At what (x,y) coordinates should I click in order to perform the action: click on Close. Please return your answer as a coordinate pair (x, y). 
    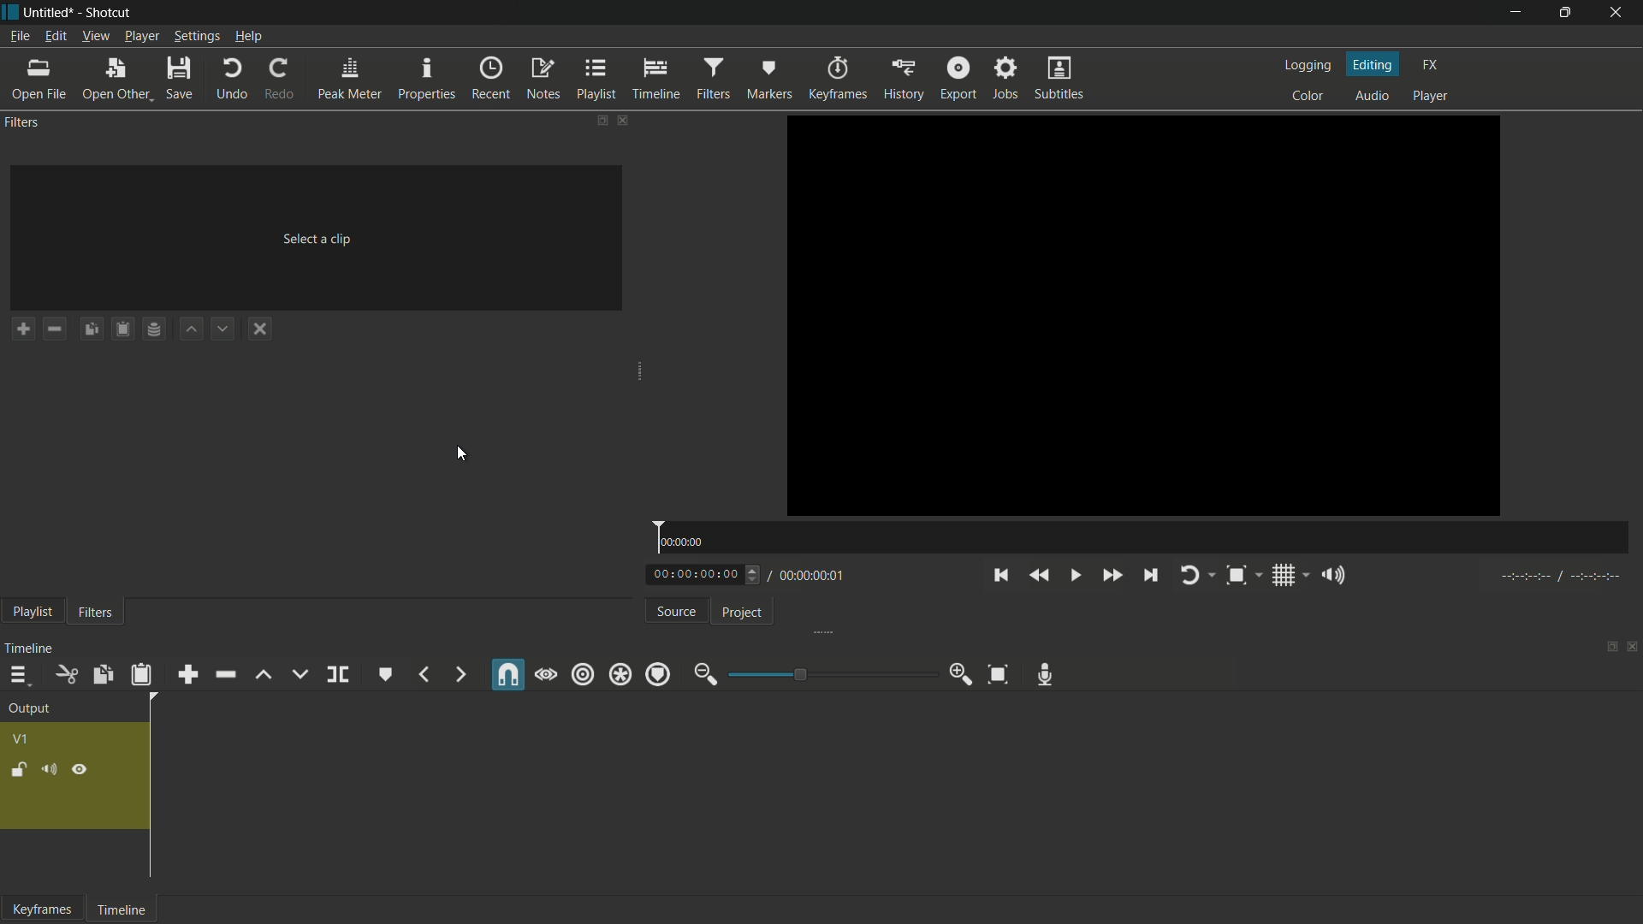
    Looking at the image, I should click on (1632, 649).